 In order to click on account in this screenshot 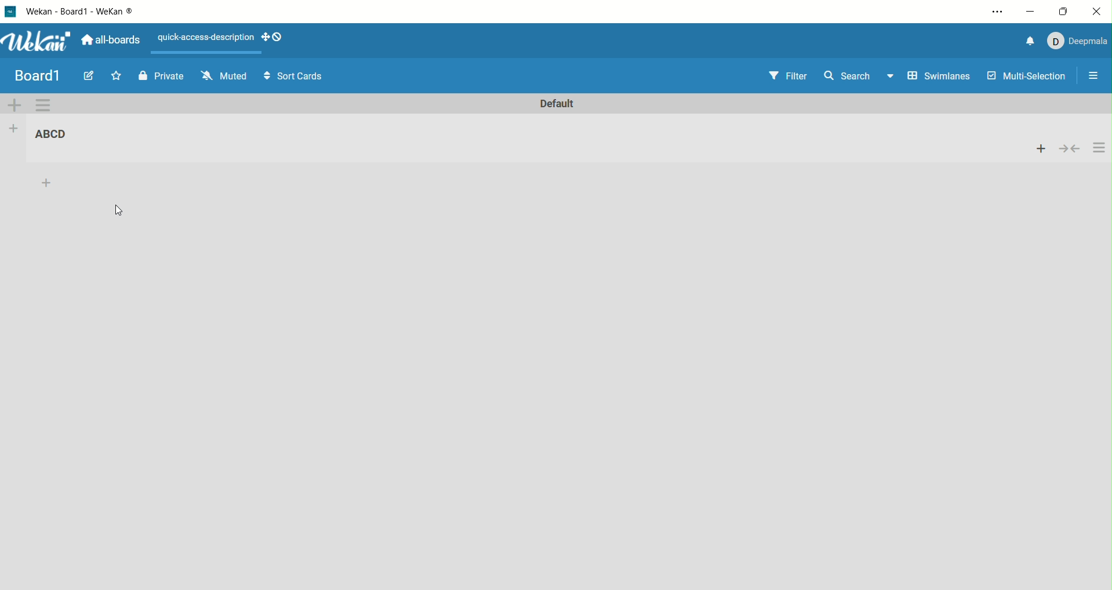, I will do `click(1080, 42)`.